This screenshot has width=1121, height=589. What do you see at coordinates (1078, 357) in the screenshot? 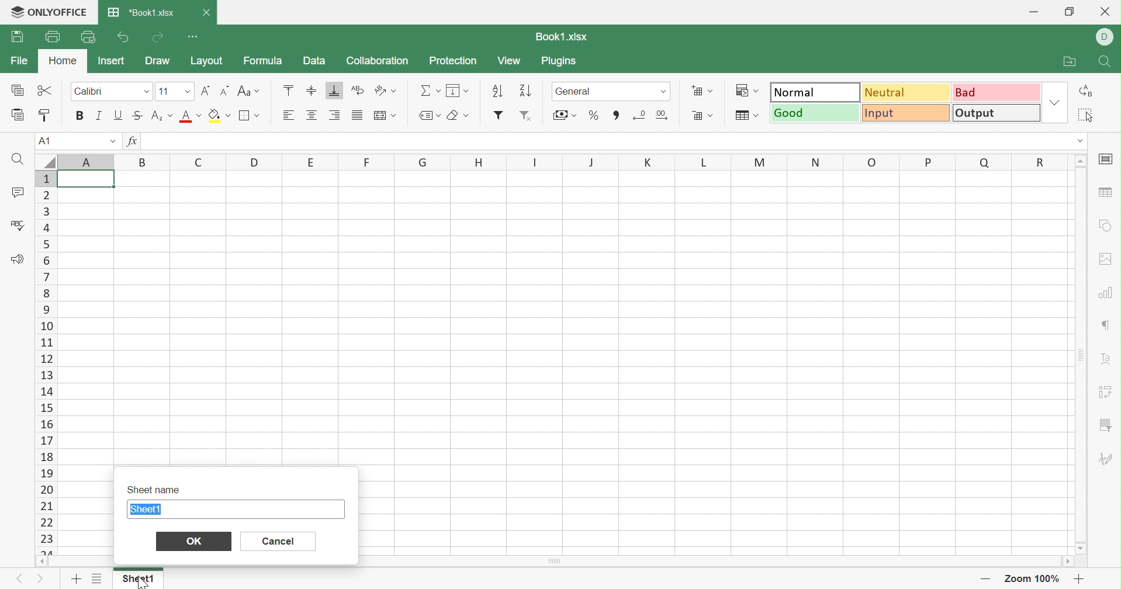
I see `Scroll Bar` at bounding box center [1078, 357].